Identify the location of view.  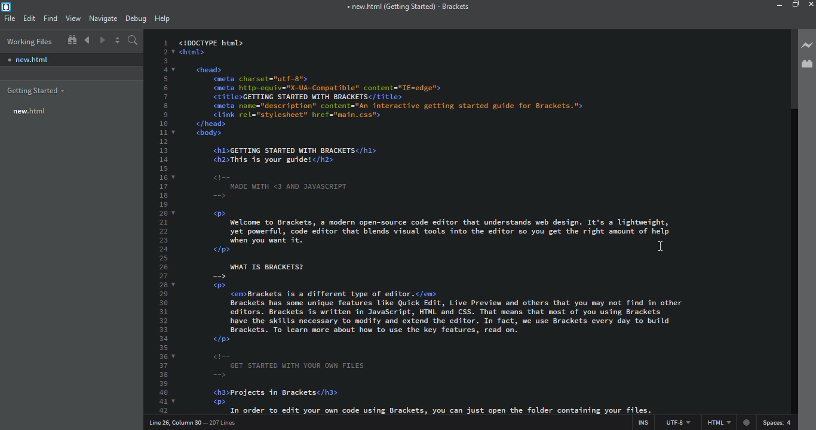
(73, 18).